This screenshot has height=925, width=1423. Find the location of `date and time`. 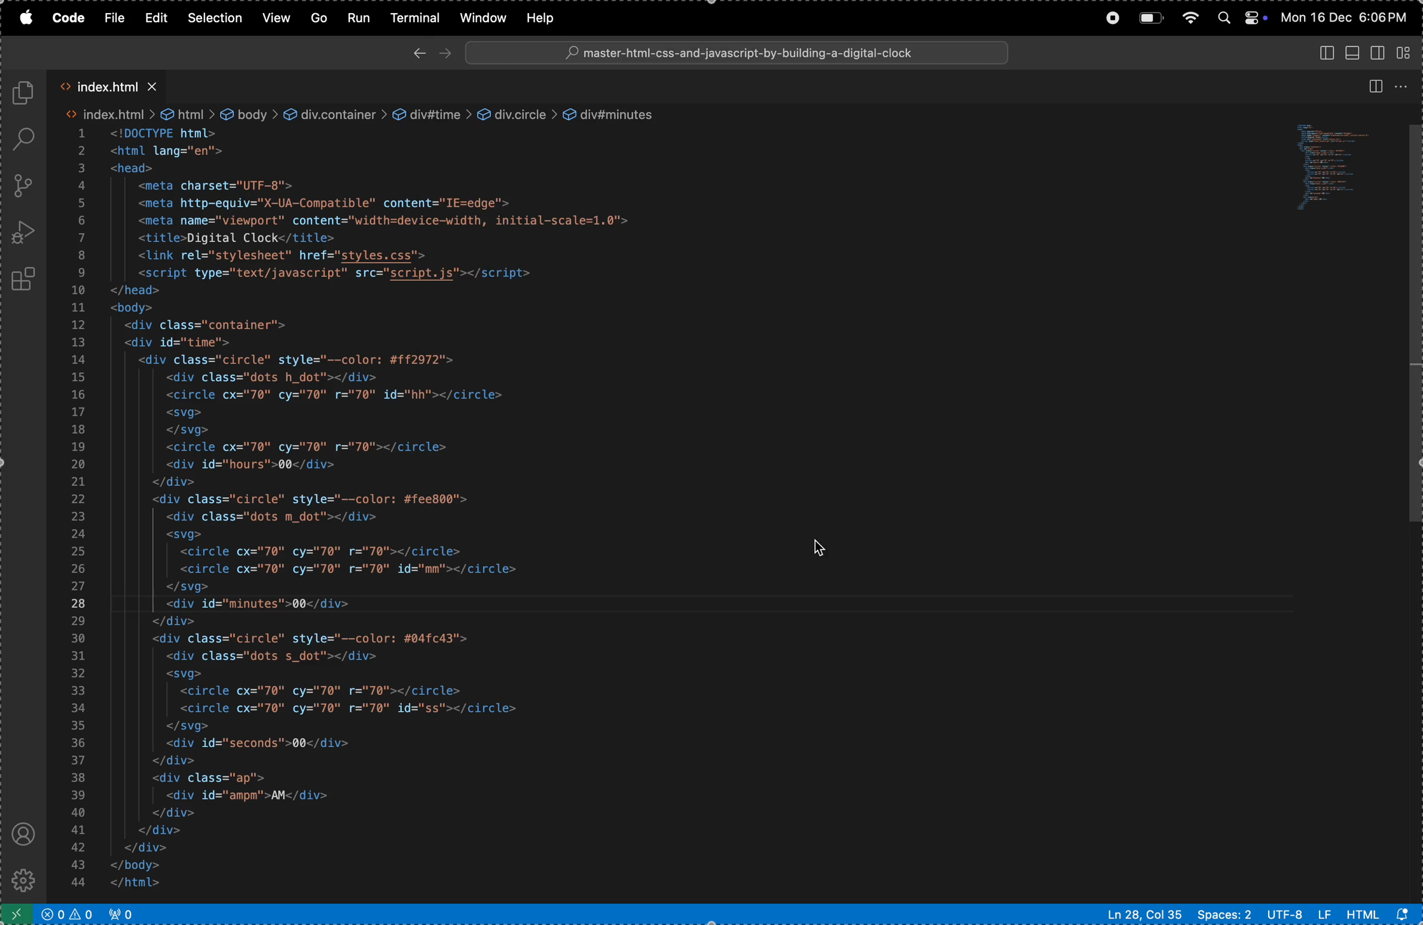

date and time is located at coordinates (1347, 19).